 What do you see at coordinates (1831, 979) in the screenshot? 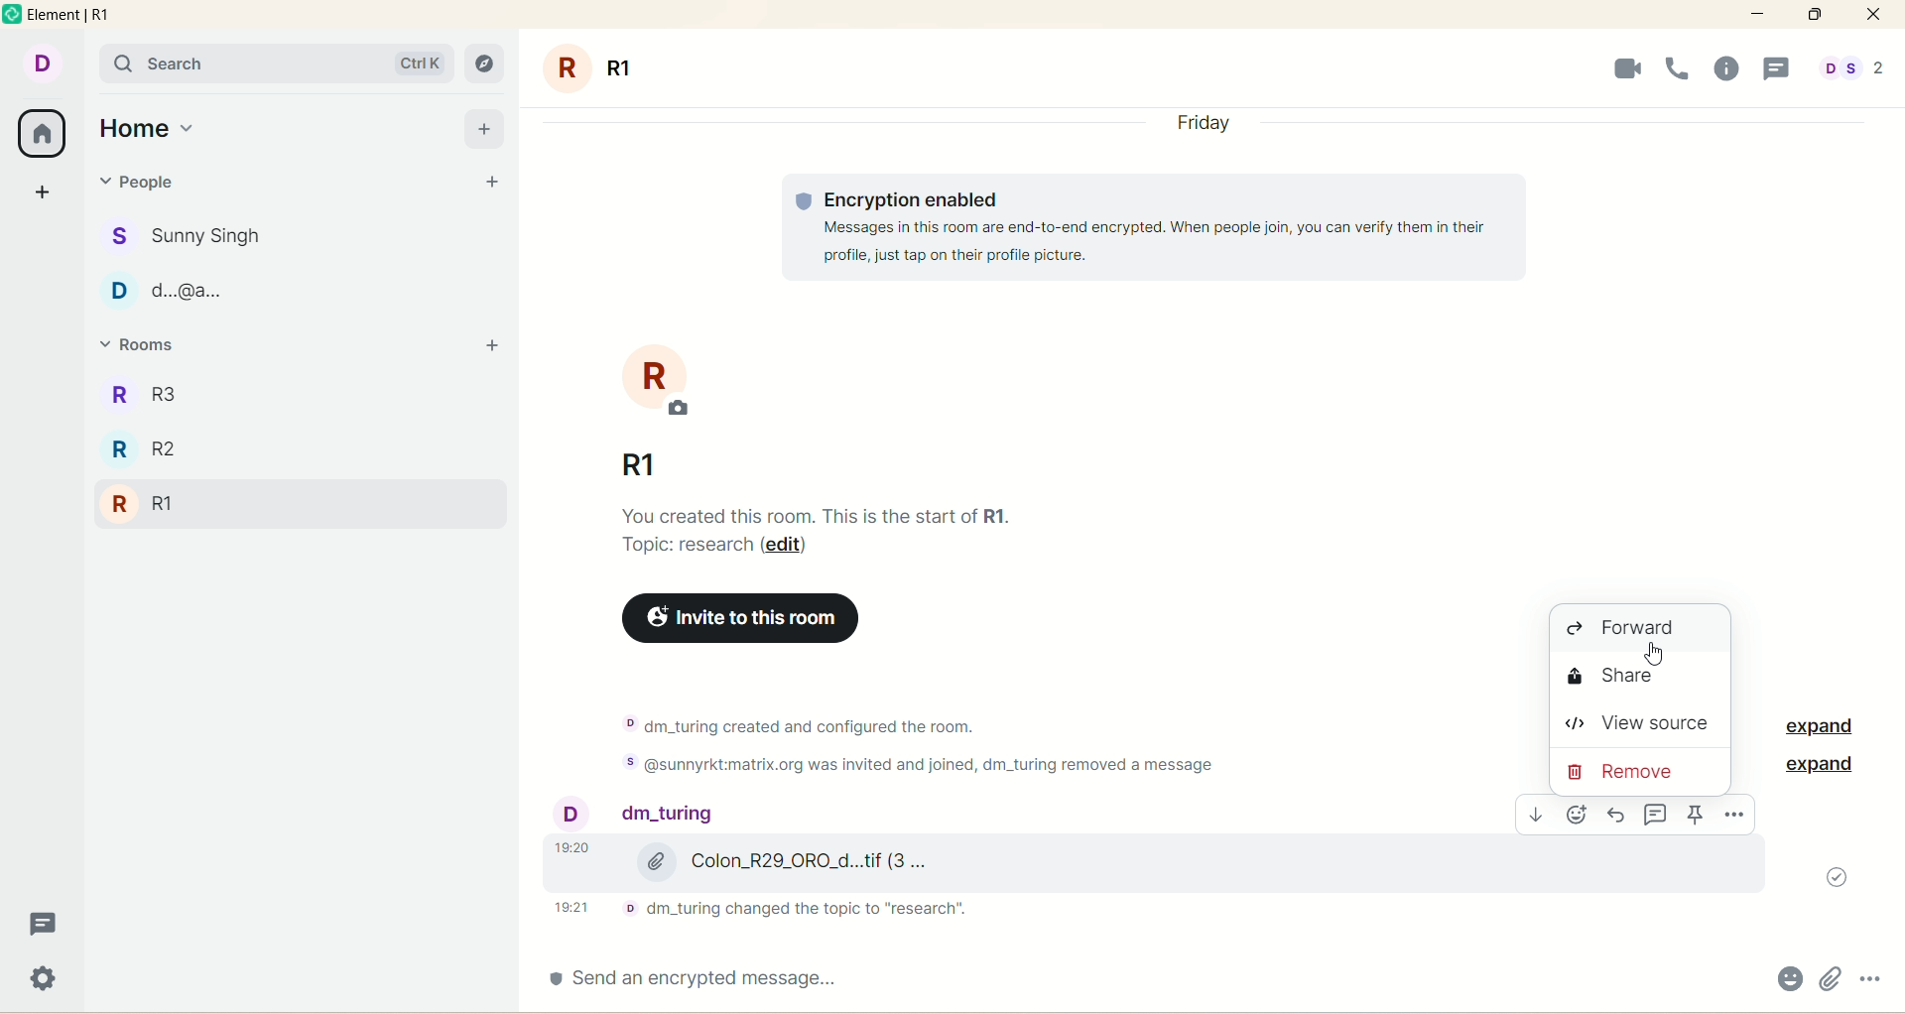
I see `attachments` at bounding box center [1831, 979].